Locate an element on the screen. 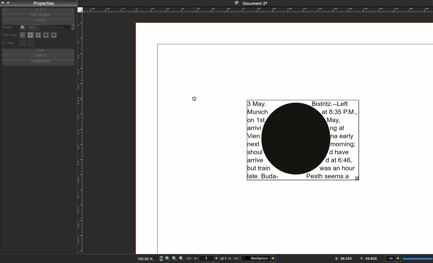  Text wrapped around shape is located at coordinates (303, 139).